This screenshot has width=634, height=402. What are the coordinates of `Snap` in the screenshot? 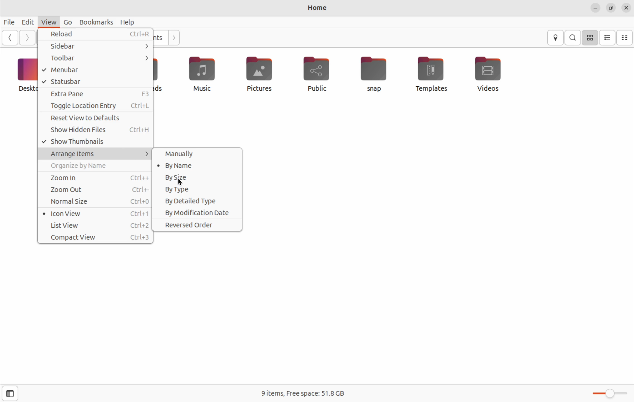 It's located at (376, 76).